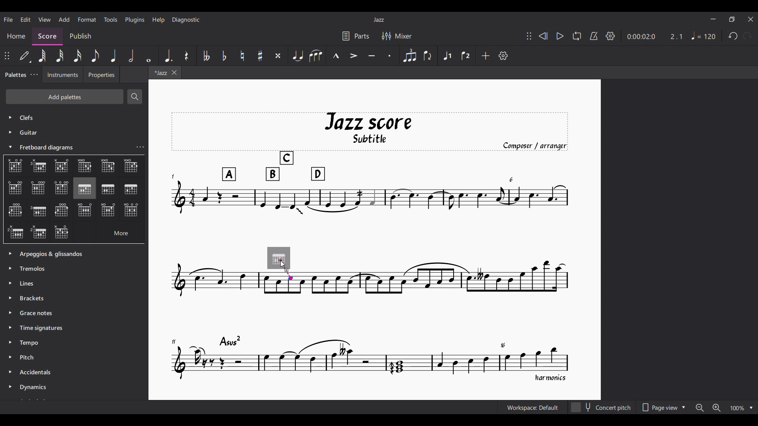  What do you see at coordinates (33, 344) in the screenshot?
I see `Tempo` at bounding box center [33, 344].